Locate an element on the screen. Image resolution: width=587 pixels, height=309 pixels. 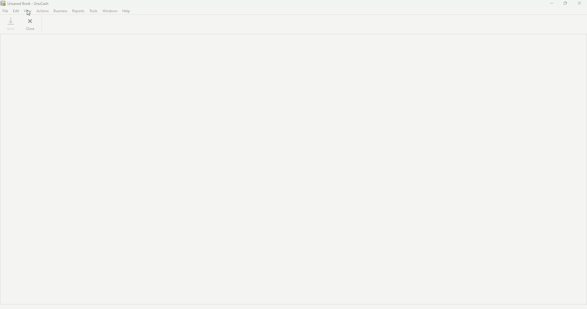
unsaved book - gnucash is located at coordinates (32, 3).